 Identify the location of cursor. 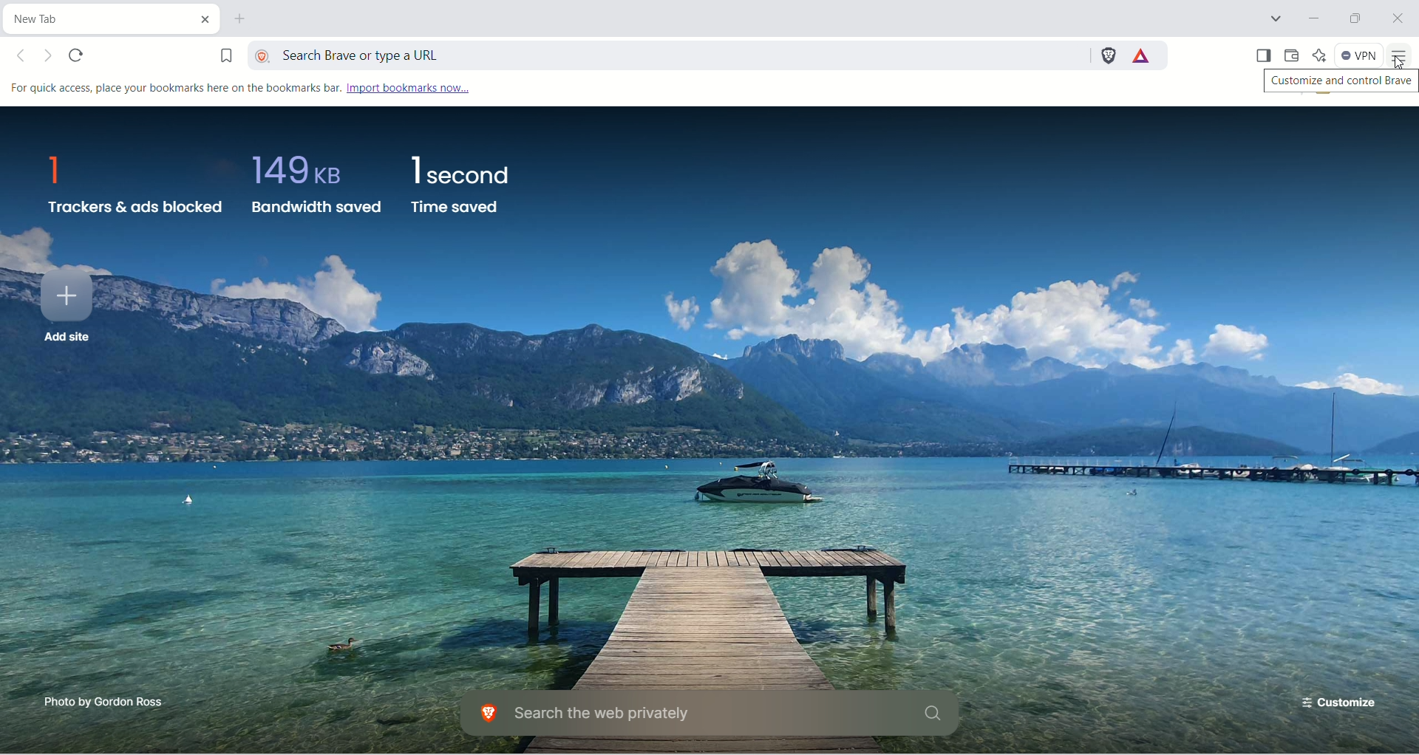
(1400, 65).